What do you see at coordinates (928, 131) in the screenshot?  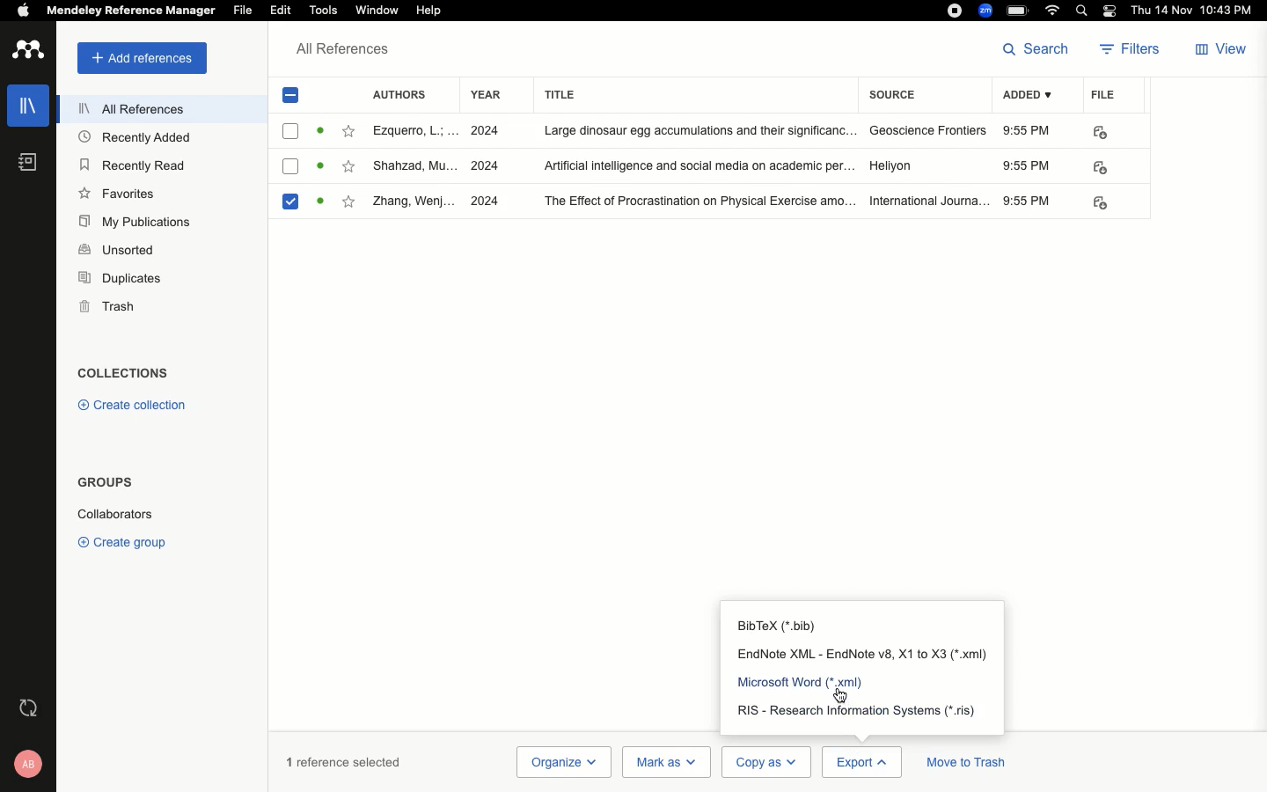 I see `Geoscience frontiers` at bounding box center [928, 131].